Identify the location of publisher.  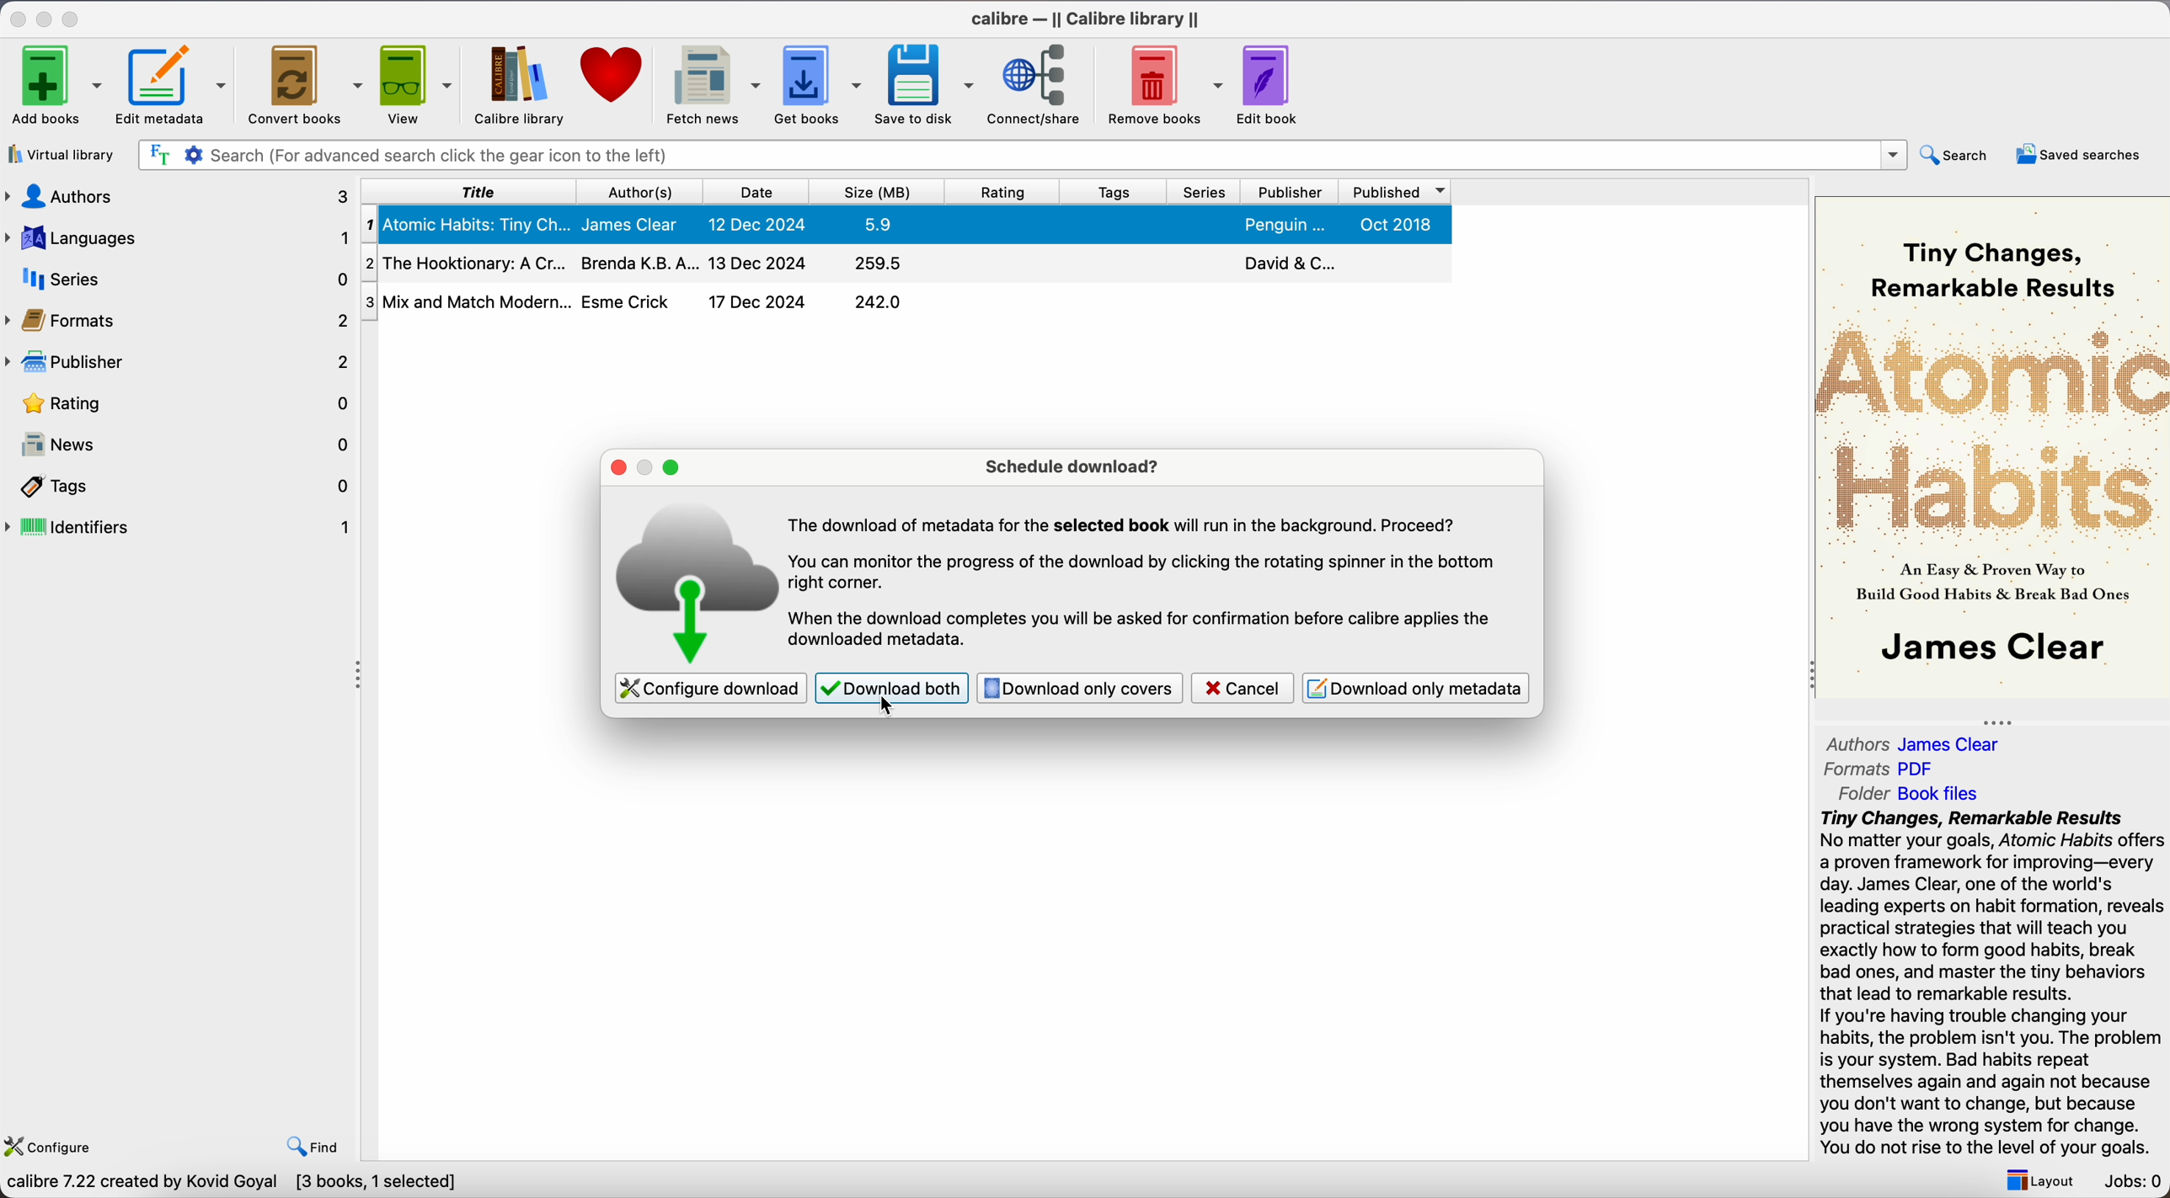
(1288, 192).